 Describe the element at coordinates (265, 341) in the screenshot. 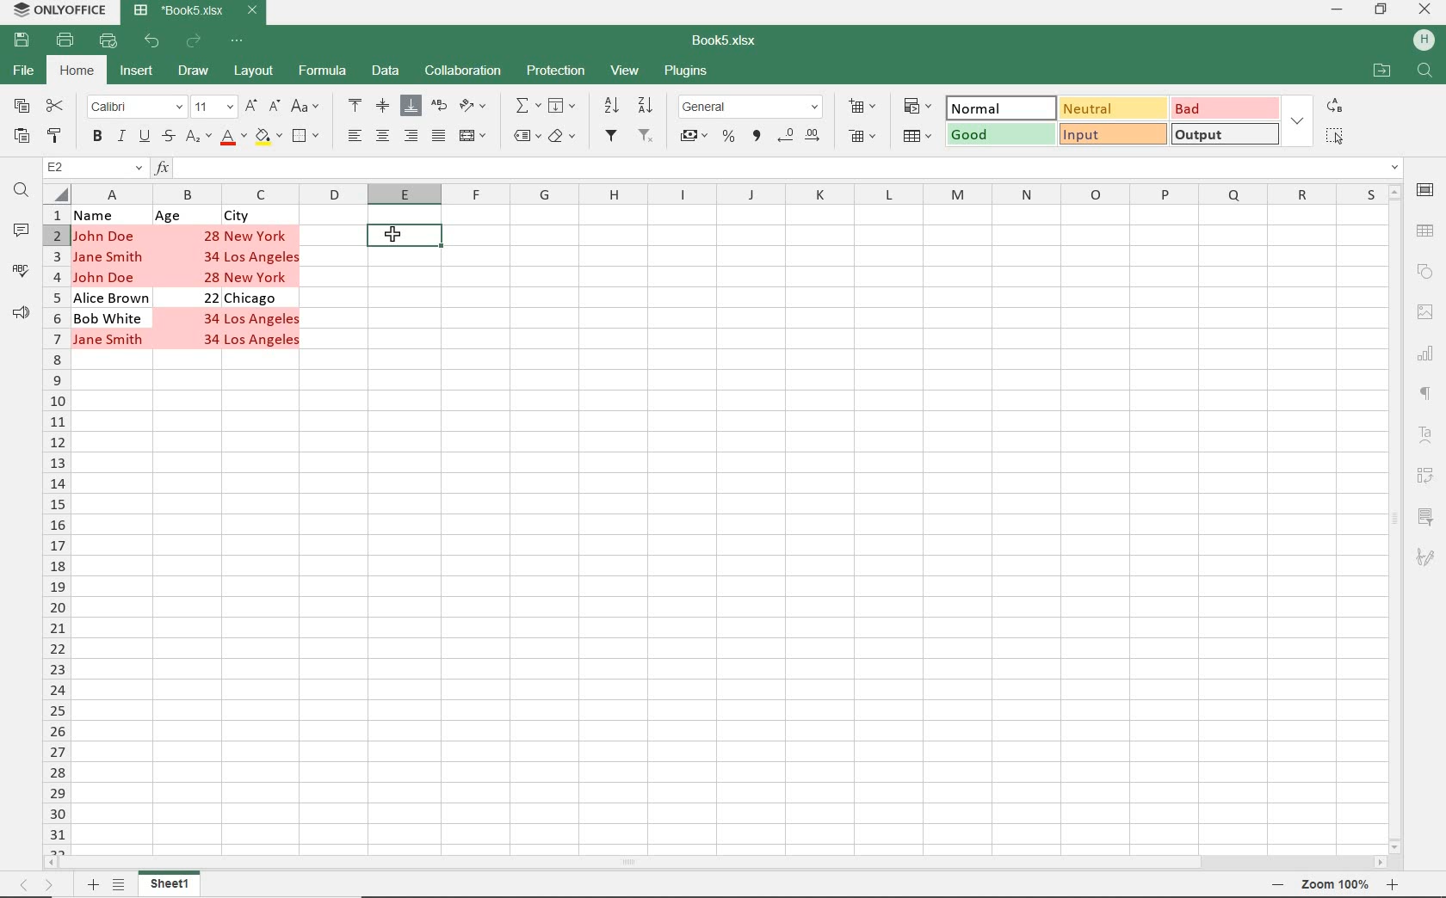

I see `Los Angeles` at that location.